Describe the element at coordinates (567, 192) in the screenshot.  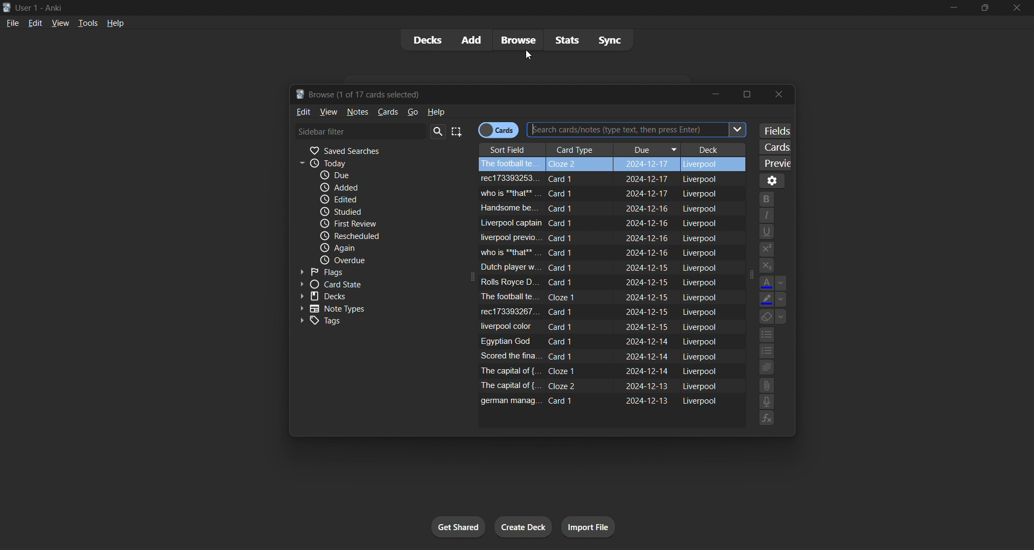
I see `card 1` at that location.